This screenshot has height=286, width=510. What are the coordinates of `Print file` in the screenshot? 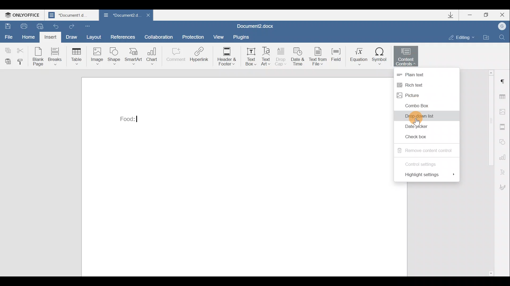 It's located at (21, 26).